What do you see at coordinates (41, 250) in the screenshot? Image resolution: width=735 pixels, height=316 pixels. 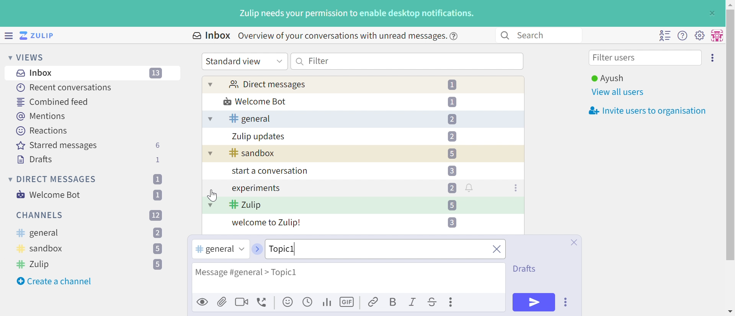 I see `sandbox` at bounding box center [41, 250].